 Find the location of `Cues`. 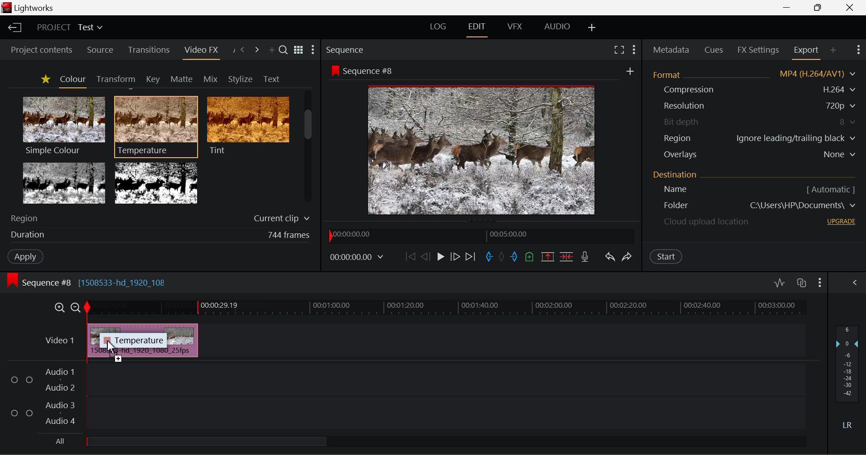

Cues is located at coordinates (714, 49).